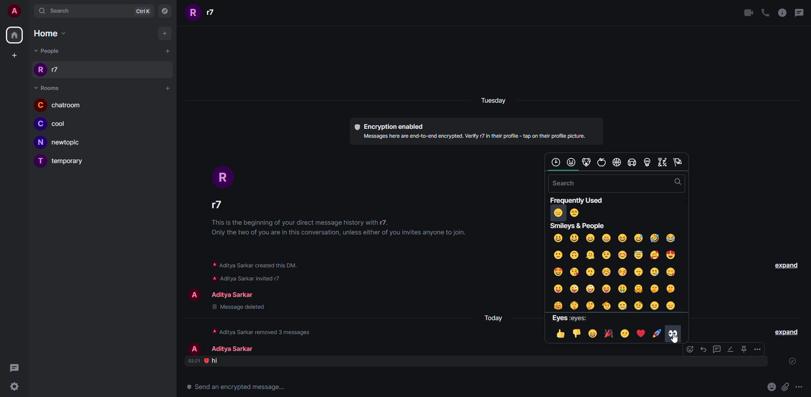  Describe the element at coordinates (54, 34) in the screenshot. I see `home` at that location.